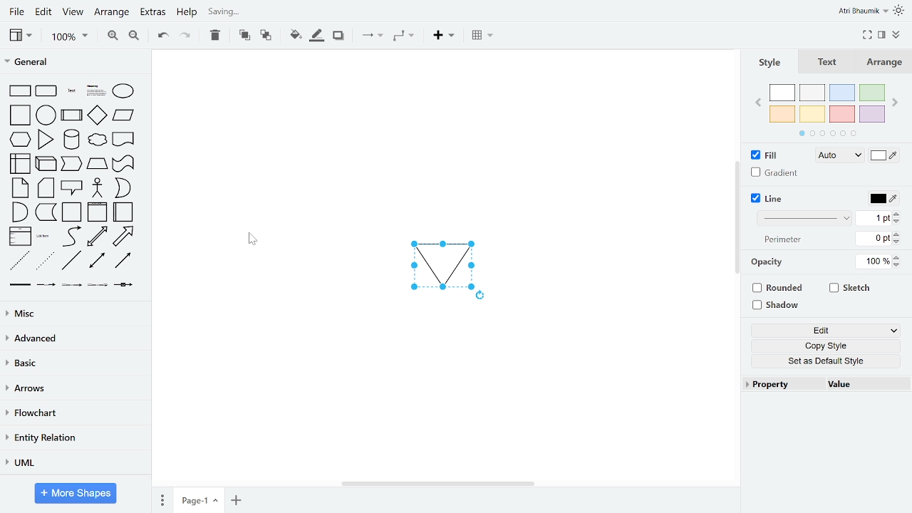 This screenshot has width=912, height=513. I want to click on connector with 2 label, so click(72, 286).